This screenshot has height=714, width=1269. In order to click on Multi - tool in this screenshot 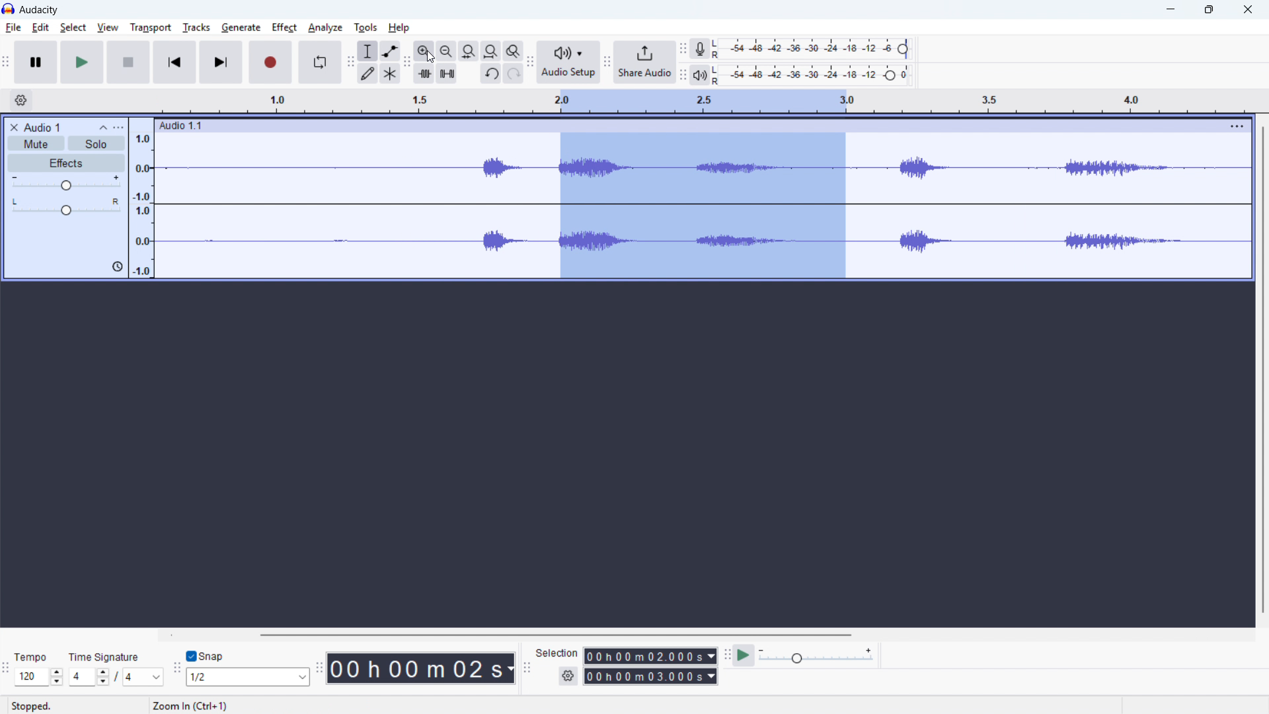, I will do `click(390, 73)`.